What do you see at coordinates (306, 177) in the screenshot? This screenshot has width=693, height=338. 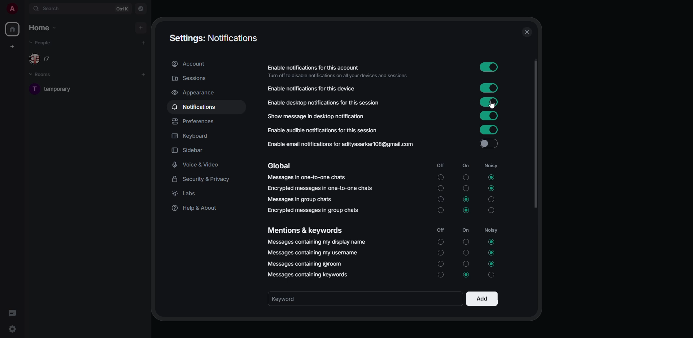 I see `messages in one to one chats` at bounding box center [306, 177].